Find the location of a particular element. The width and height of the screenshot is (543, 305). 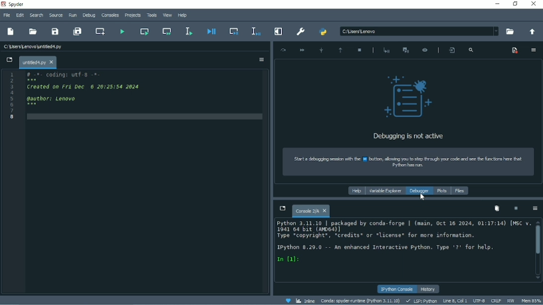

Conda is located at coordinates (360, 300).